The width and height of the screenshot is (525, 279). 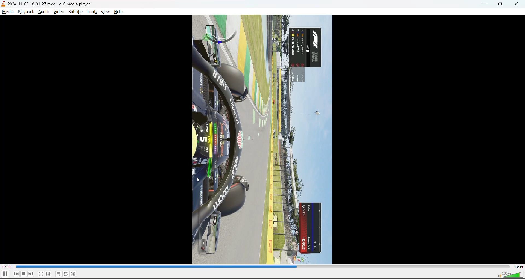 What do you see at coordinates (47, 4) in the screenshot?
I see `track and app name` at bounding box center [47, 4].